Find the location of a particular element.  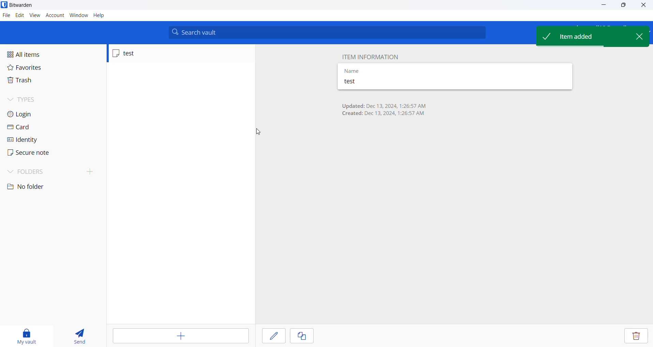

item info heading is located at coordinates (371, 56).